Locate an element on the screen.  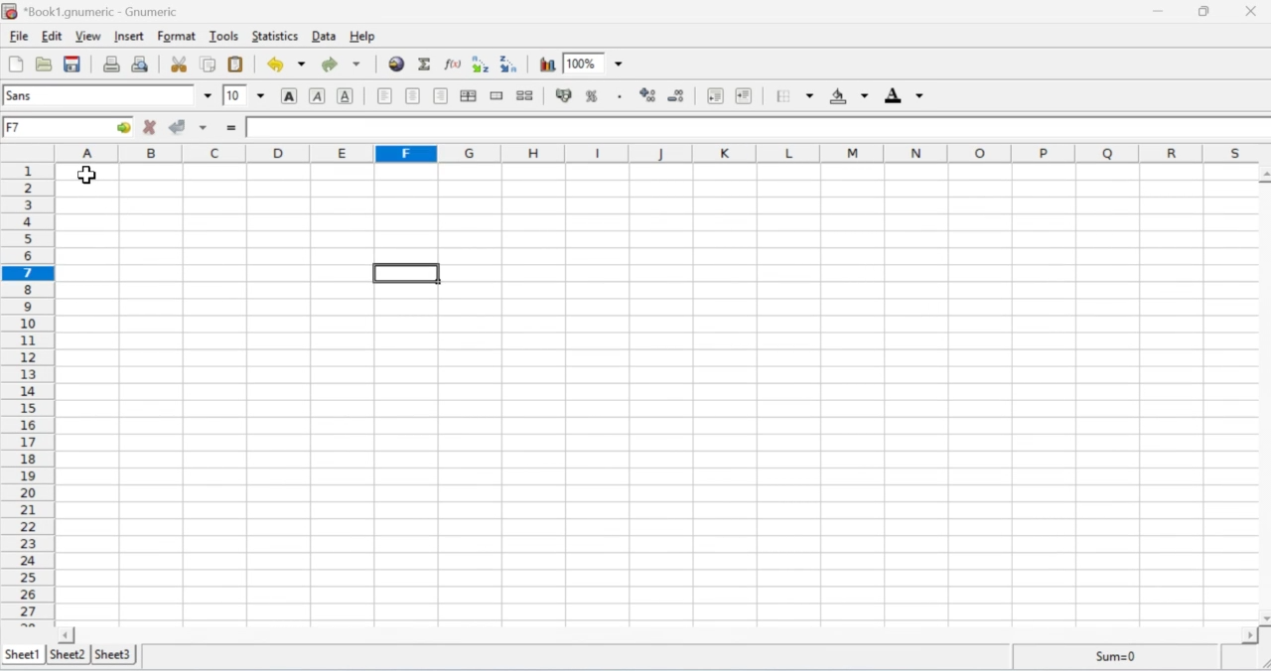
Sheet 2 is located at coordinates (70, 654).